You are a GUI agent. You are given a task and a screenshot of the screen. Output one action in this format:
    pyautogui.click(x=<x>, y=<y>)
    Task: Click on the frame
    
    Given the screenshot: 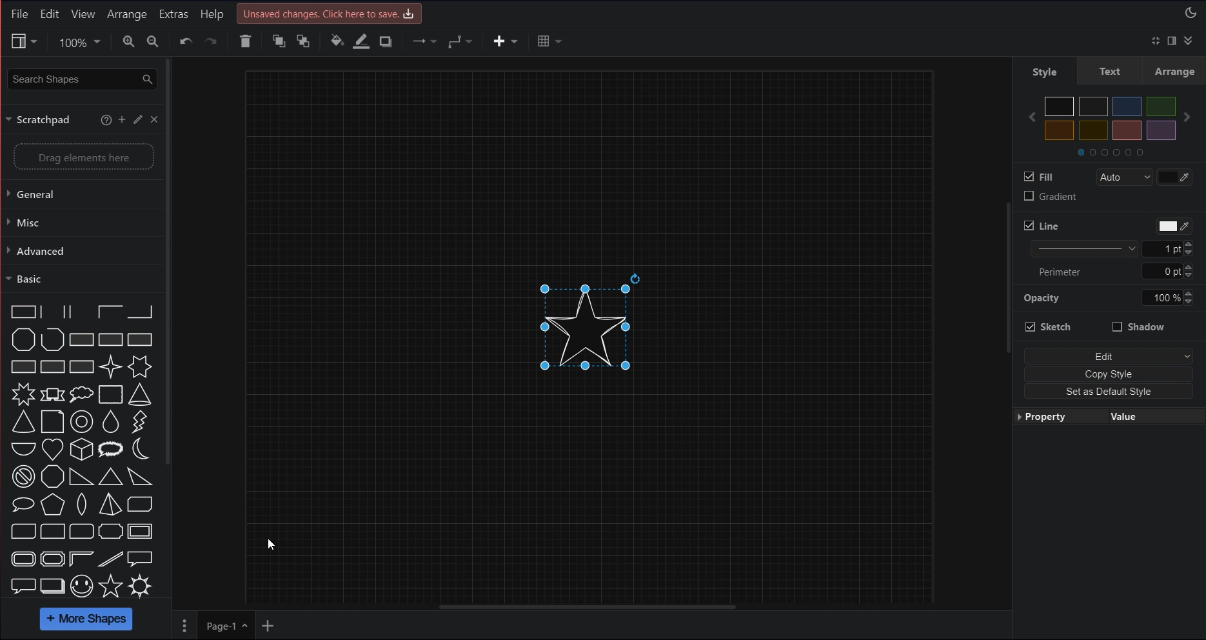 What is the action you would take?
    pyautogui.click(x=141, y=531)
    